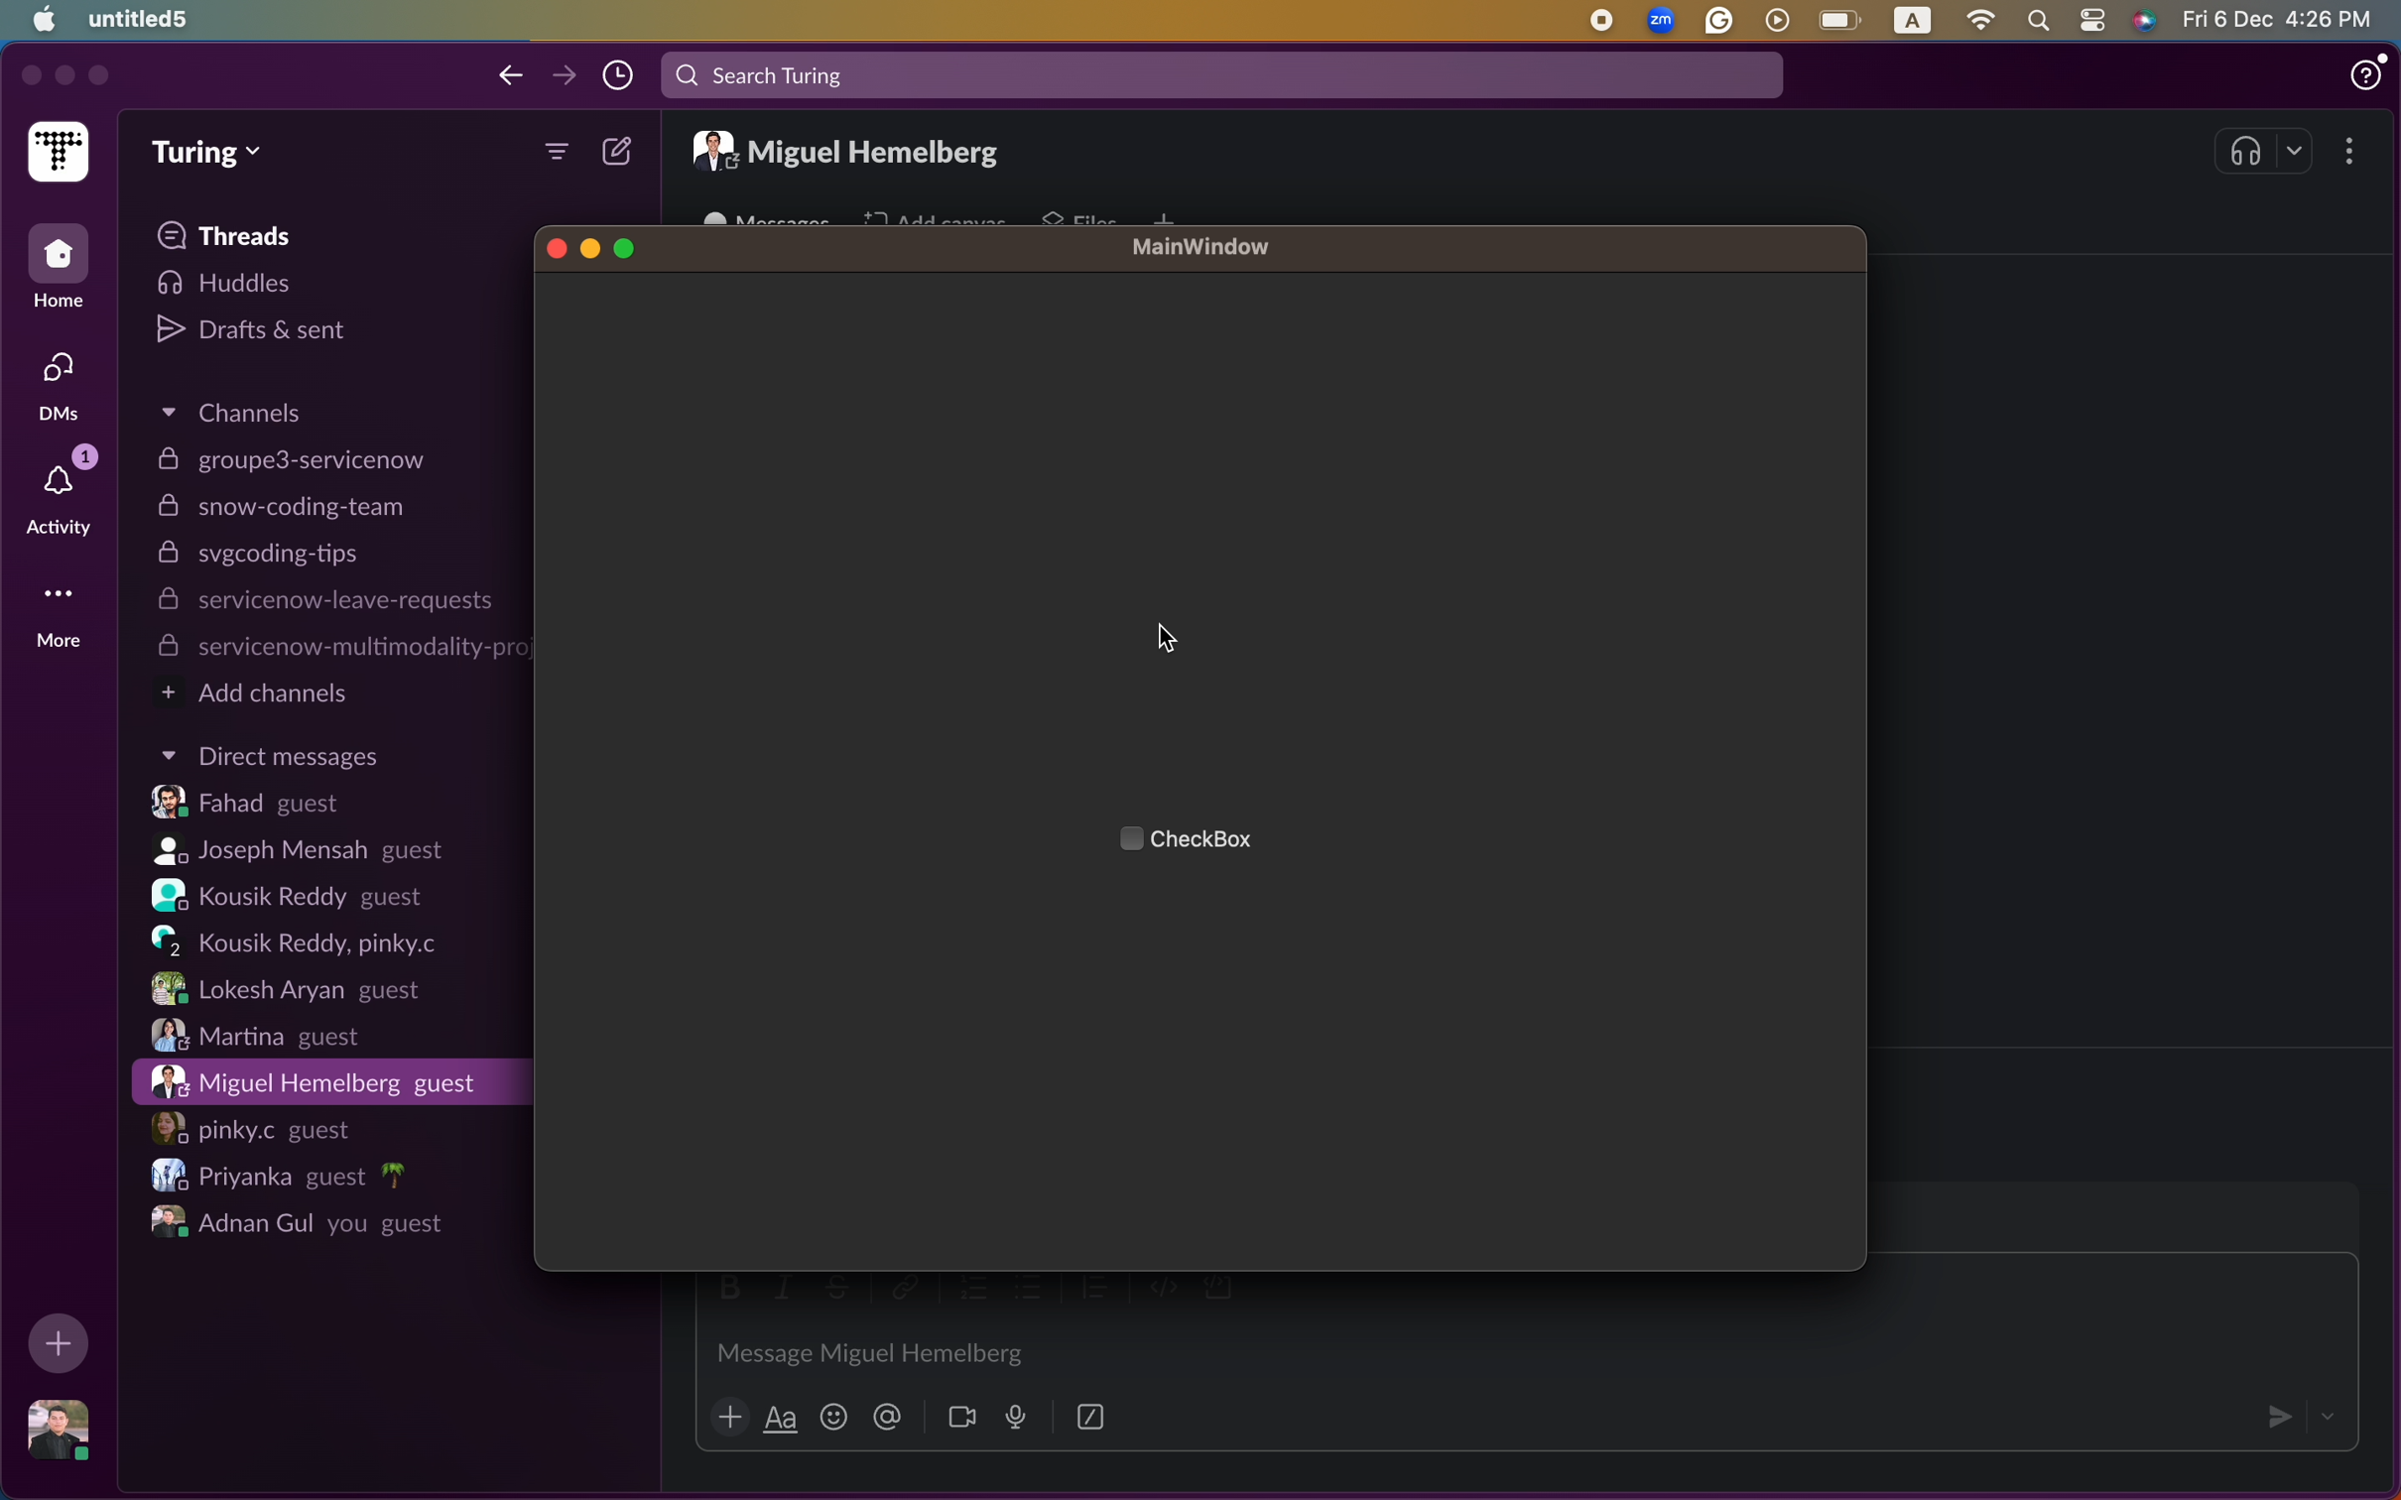 The width and height of the screenshot is (2401, 1500). Describe the element at coordinates (287, 508) in the screenshot. I see `snow coding team` at that location.